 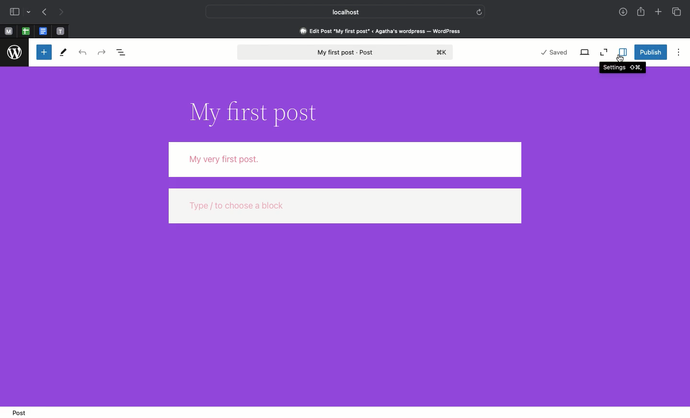 What do you see at coordinates (101, 52) in the screenshot?
I see `Redo` at bounding box center [101, 52].